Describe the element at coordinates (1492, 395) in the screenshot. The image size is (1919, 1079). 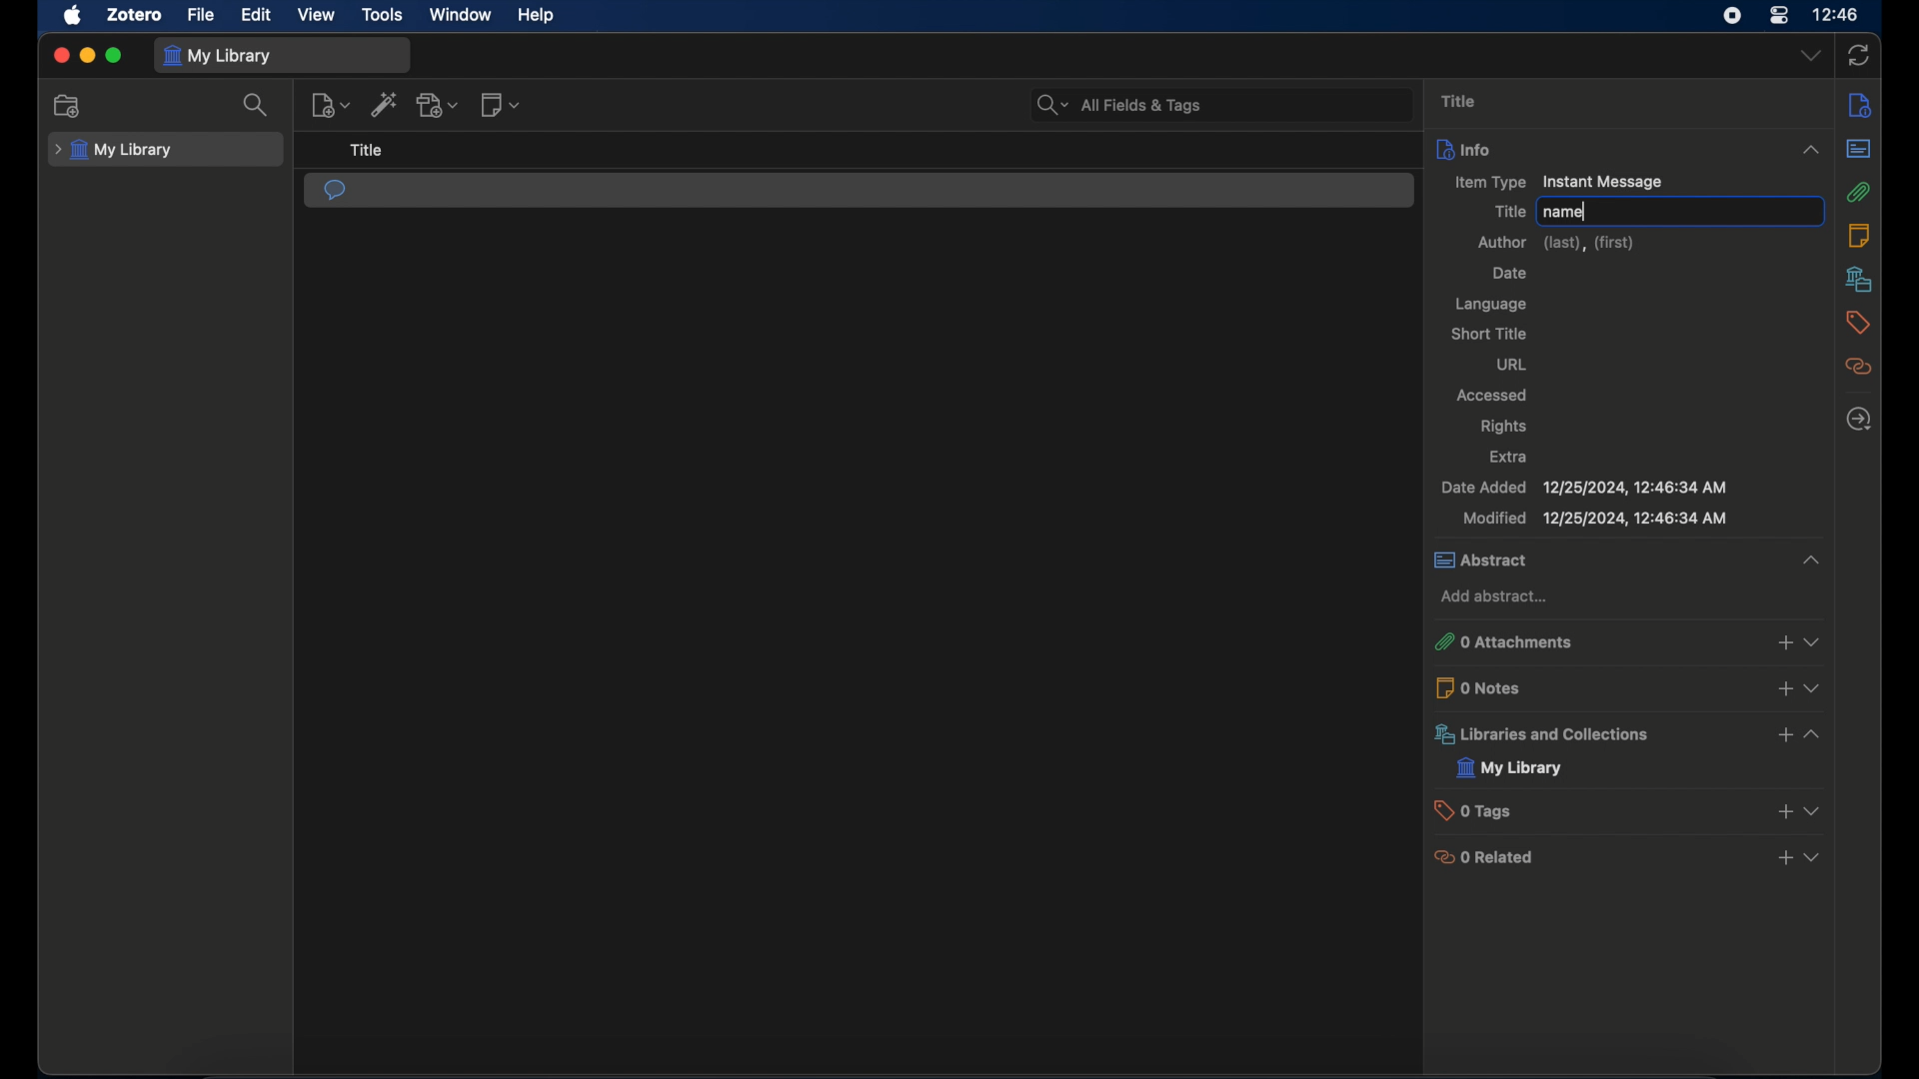
I see `accessed` at that location.